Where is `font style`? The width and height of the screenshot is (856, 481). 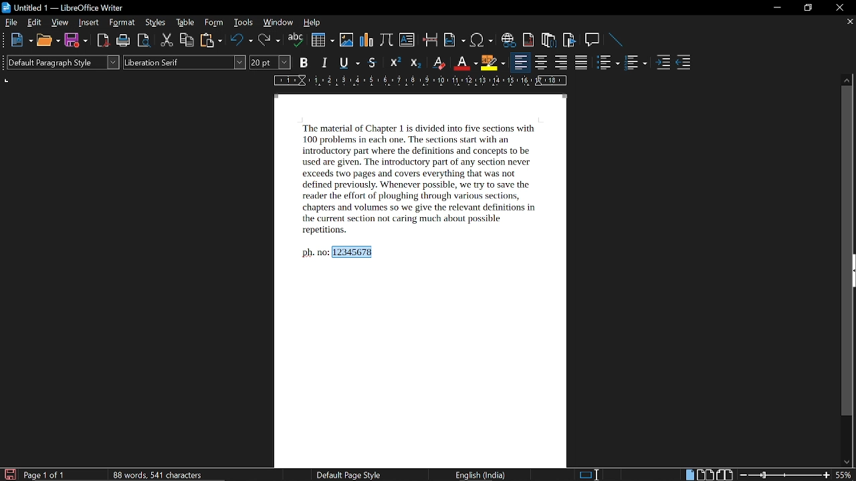 font style is located at coordinates (185, 62).